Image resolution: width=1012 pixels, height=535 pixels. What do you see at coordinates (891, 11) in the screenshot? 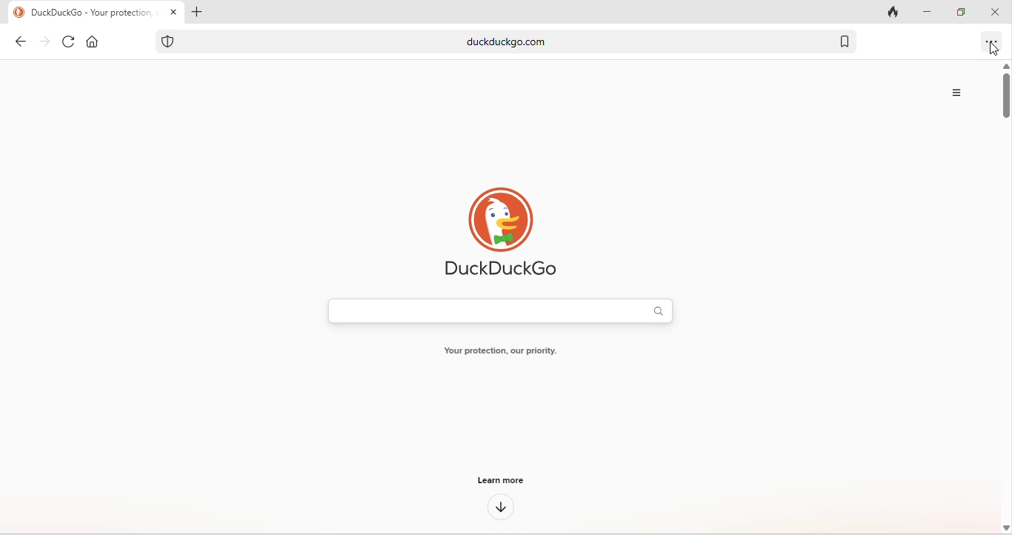
I see `close tab and clear data` at bounding box center [891, 11].